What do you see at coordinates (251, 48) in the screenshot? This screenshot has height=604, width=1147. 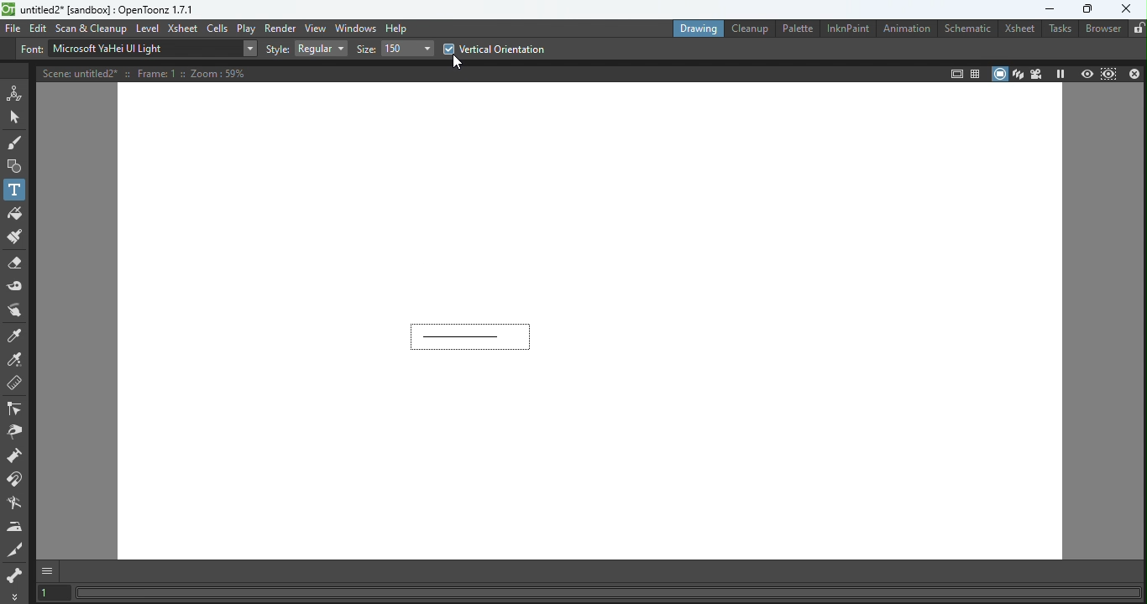 I see `Drop down` at bounding box center [251, 48].